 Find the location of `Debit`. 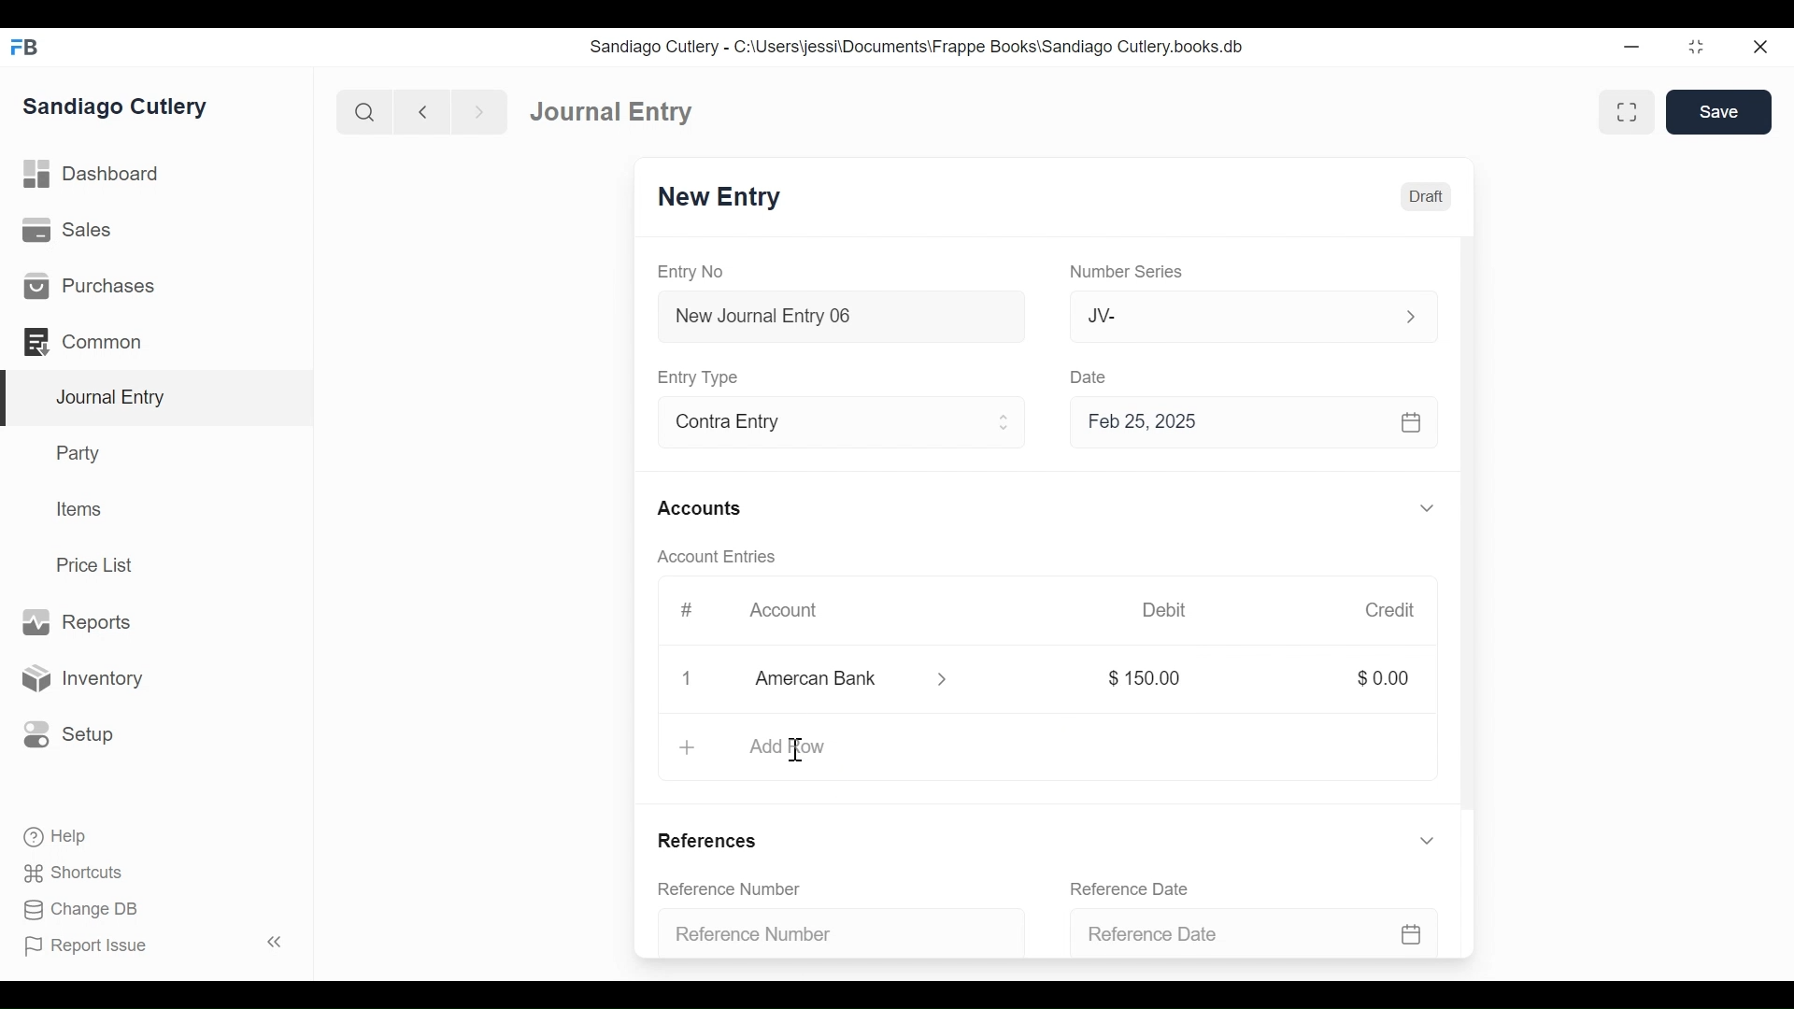

Debit is located at coordinates (1164, 610).